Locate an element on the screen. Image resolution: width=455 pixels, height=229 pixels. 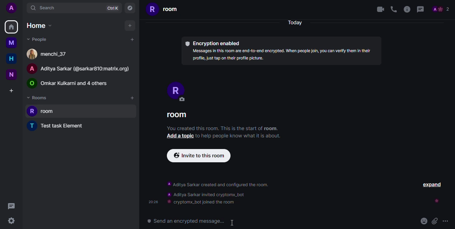
add is located at coordinates (133, 39).